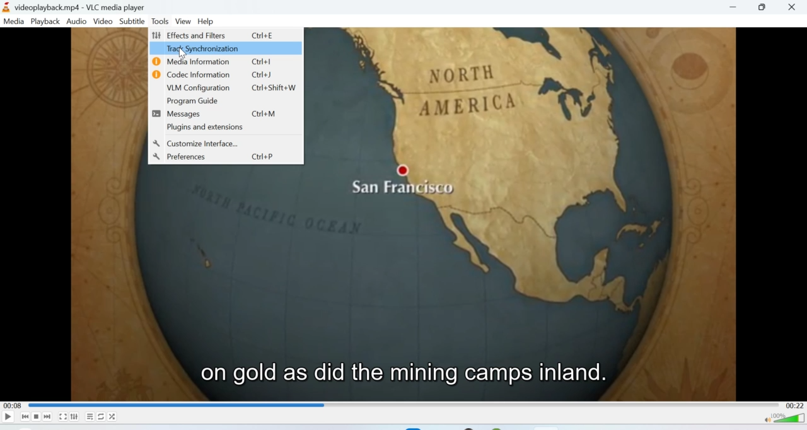 The height and width of the screenshot is (430, 807). What do you see at coordinates (407, 405) in the screenshot?
I see `Playbar` at bounding box center [407, 405].